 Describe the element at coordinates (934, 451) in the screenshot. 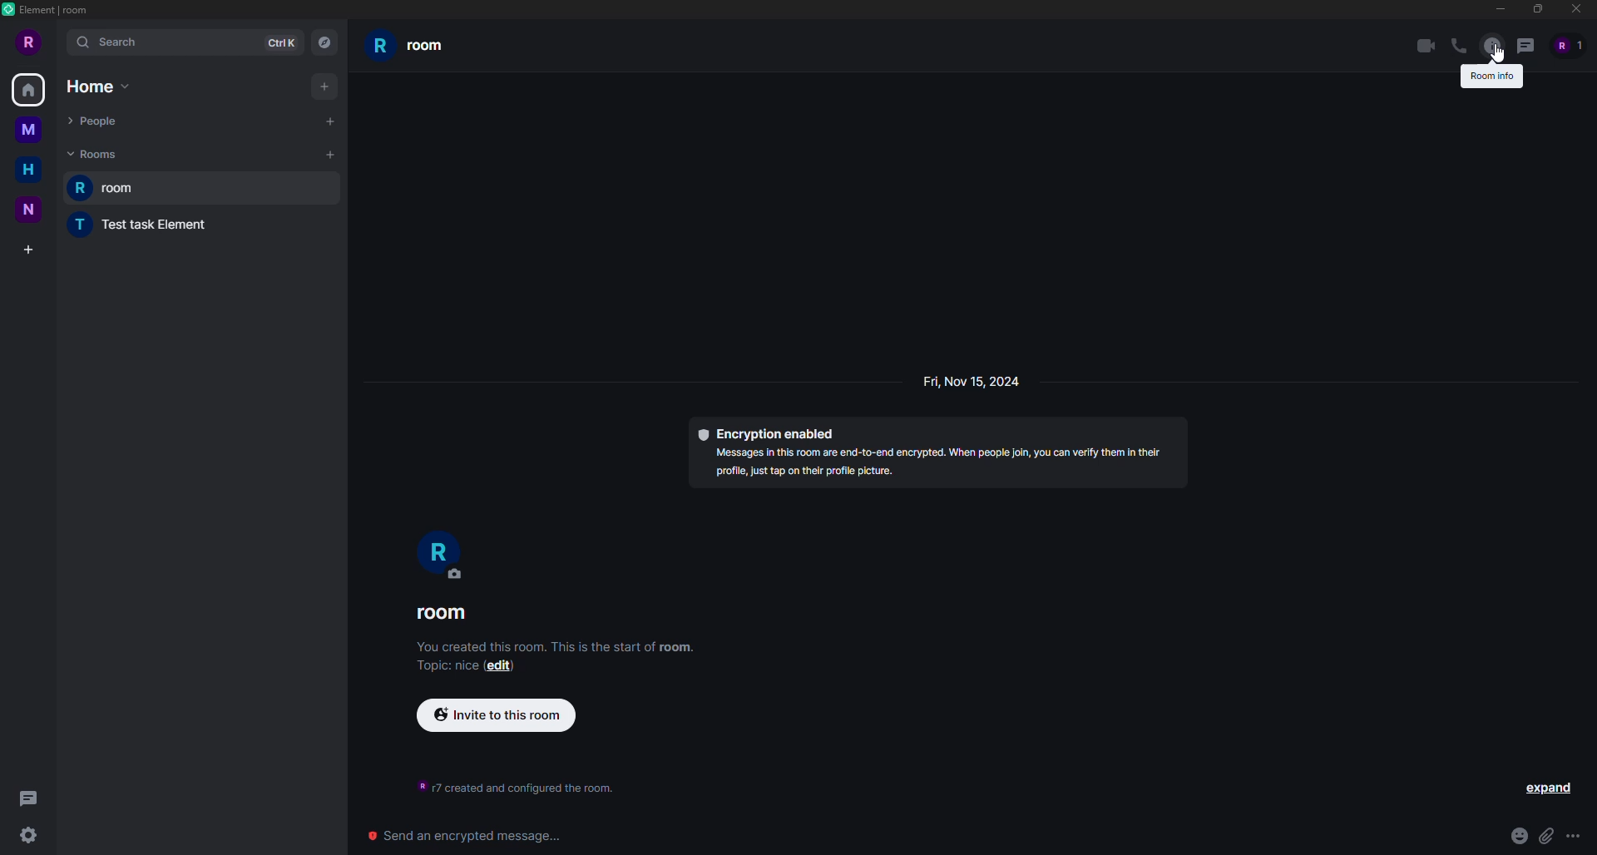

I see `encryption enabled` at that location.